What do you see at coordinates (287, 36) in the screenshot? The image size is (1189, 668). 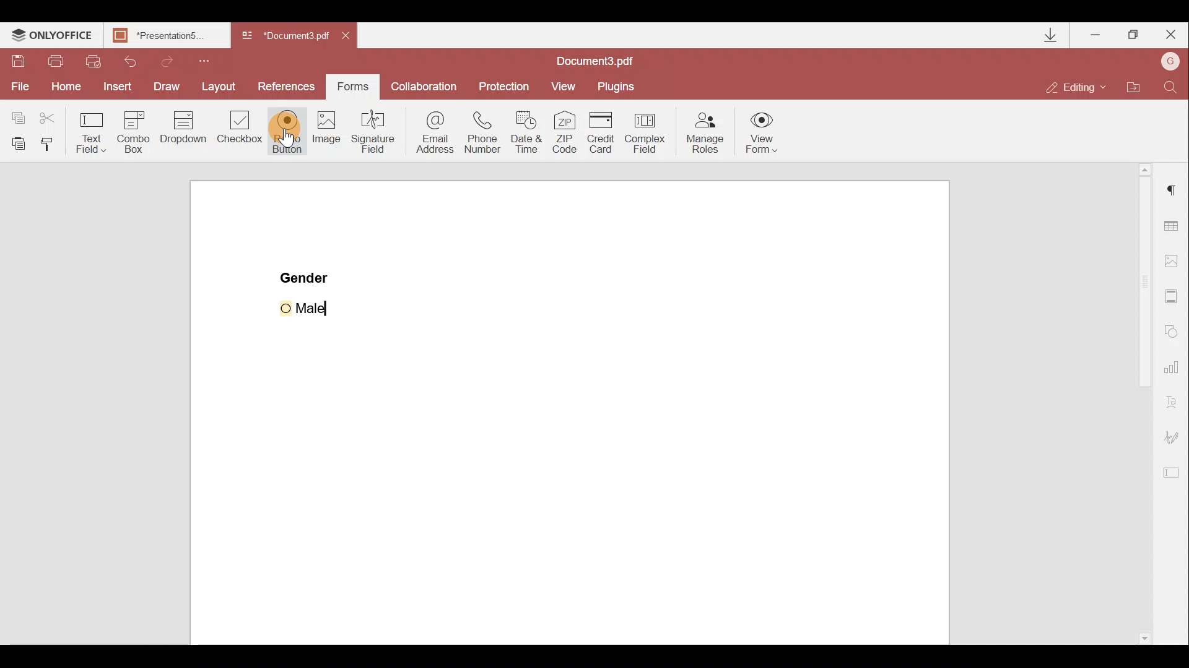 I see `Document name` at bounding box center [287, 36].